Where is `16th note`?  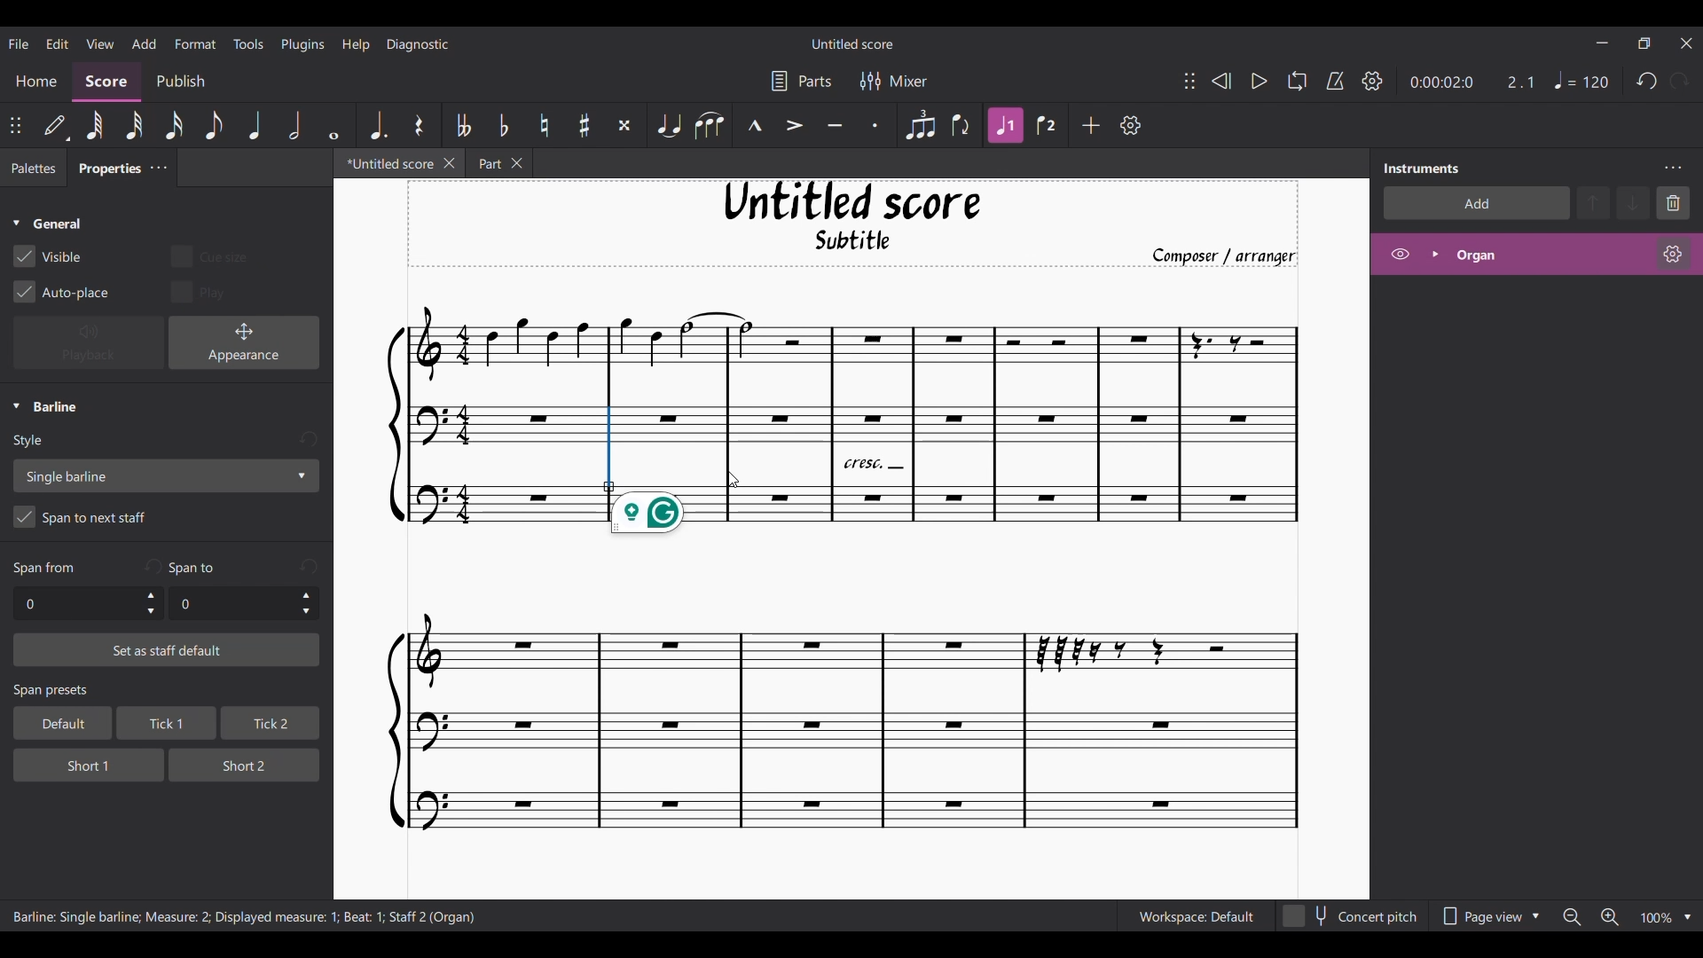
16th note is located at coordinates (176, 125).